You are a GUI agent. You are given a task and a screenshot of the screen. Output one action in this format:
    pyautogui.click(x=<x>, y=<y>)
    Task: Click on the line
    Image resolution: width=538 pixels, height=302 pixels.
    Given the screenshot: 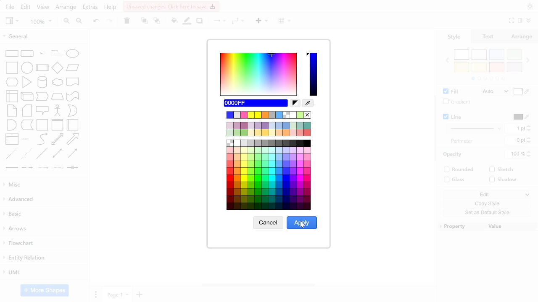 What is the action you would take?
    pyautogui.click(x=454, y=117)
    